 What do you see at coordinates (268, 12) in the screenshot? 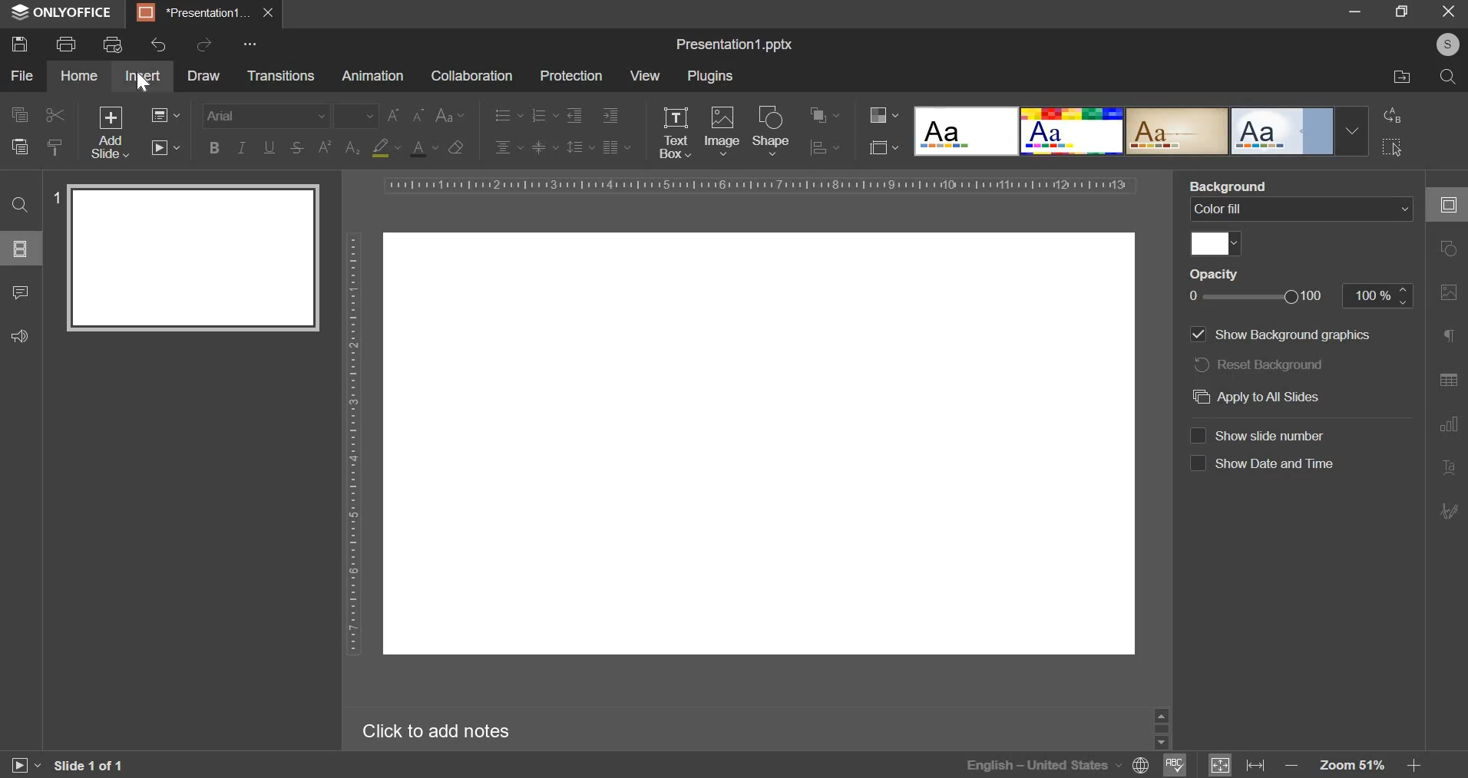
I see `exit` at bounding box center [268, 12].